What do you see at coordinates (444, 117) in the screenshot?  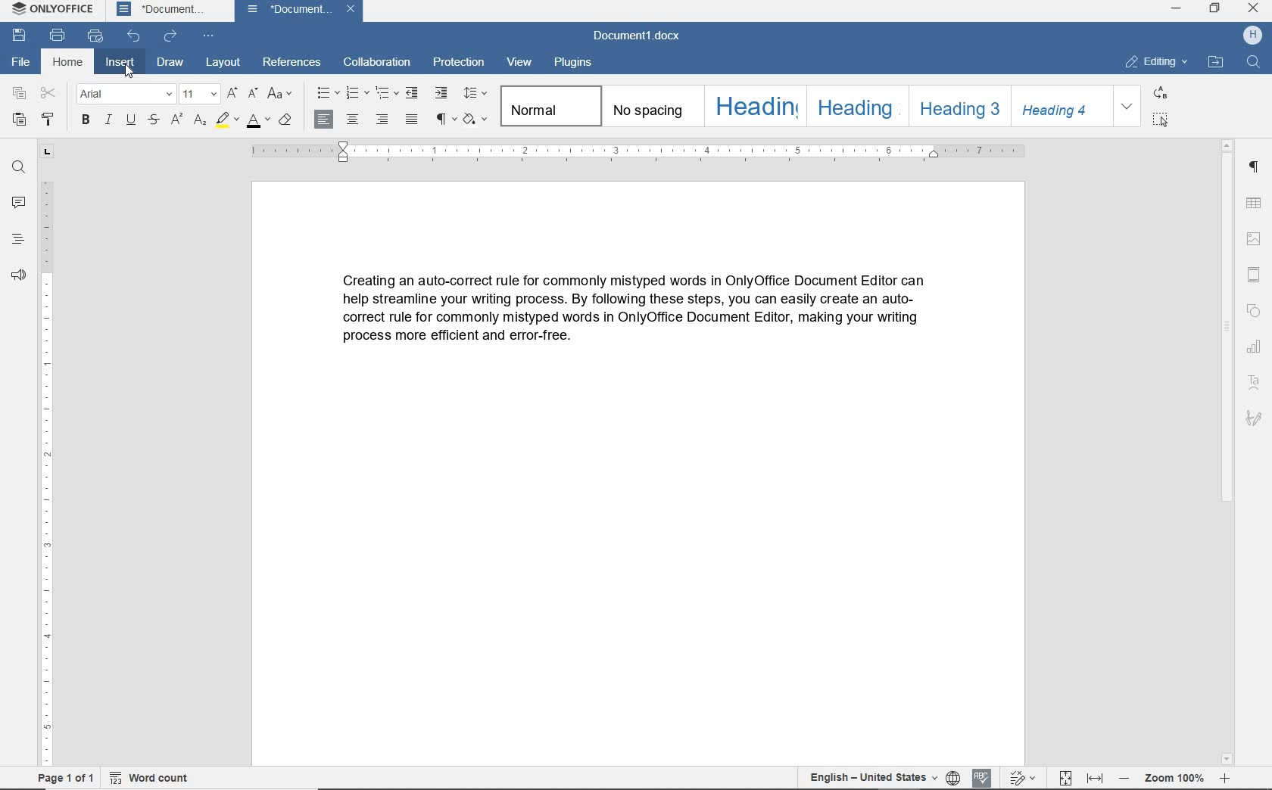 I see `nonprinting characters` at bounding box center [444, 117].